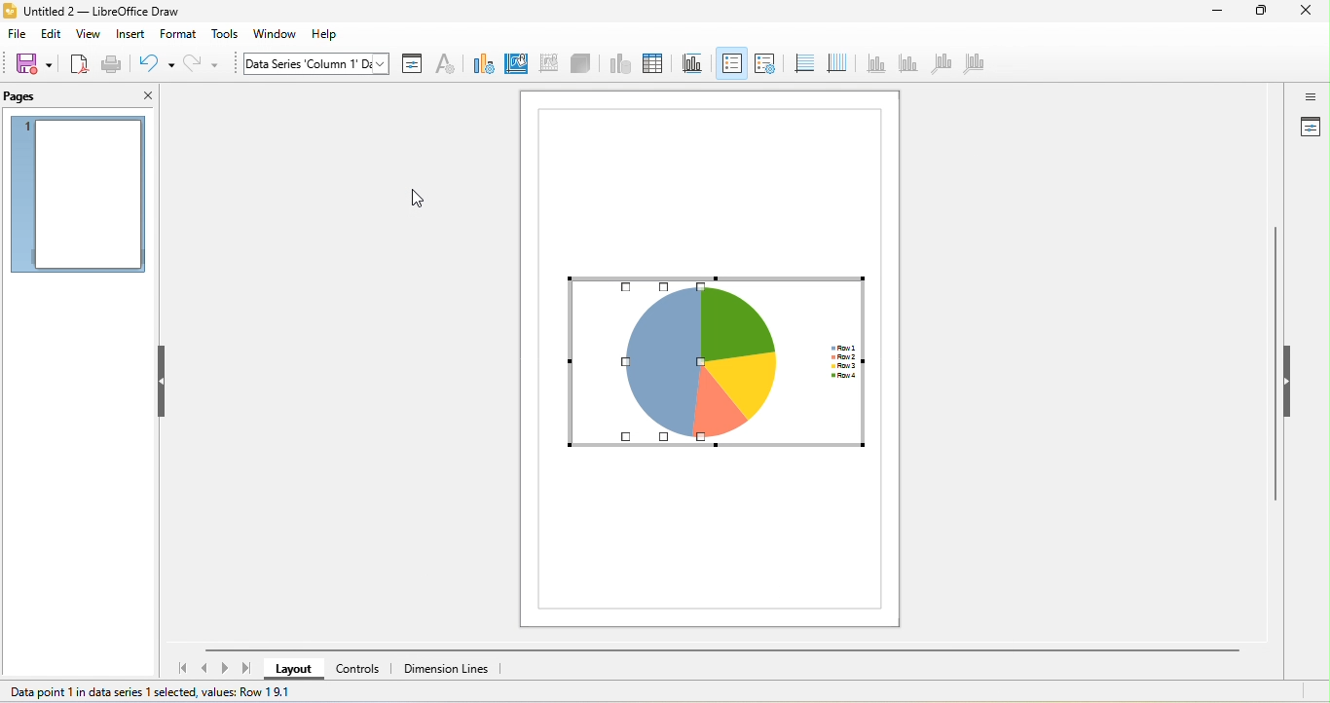  Describe the element at coordinates (710, 357) in the screenshot. I see `transparency applied to column 1 segment` at that location.